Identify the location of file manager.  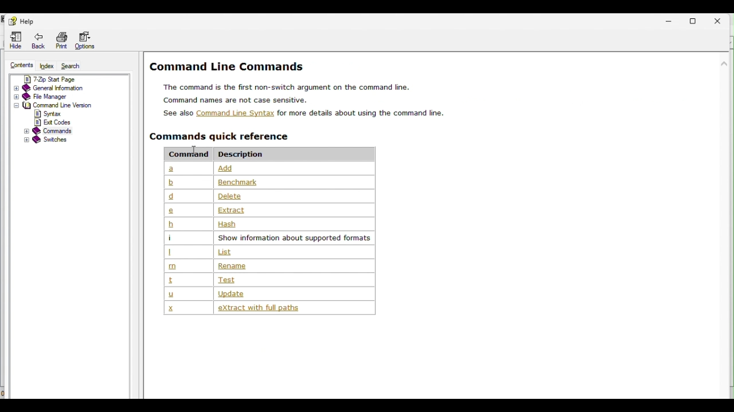
(57, 96).